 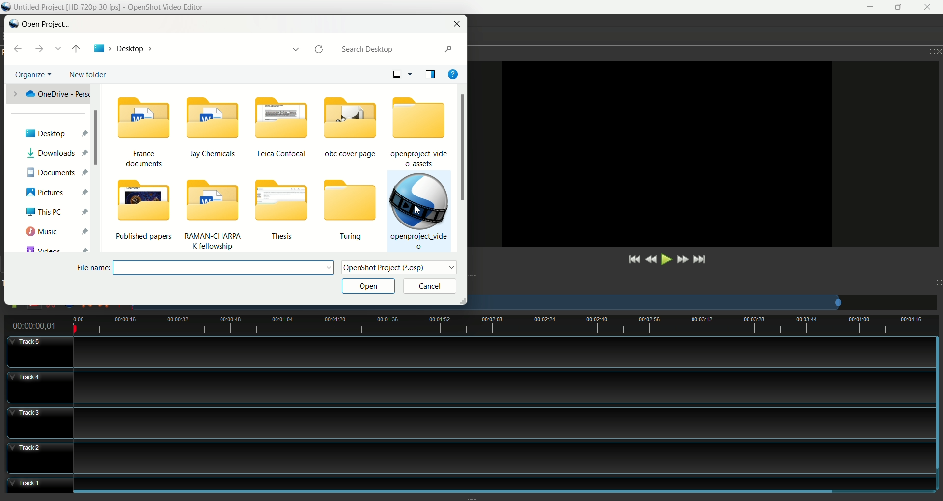 I want to click on track 2, so click(x=471, y=456).